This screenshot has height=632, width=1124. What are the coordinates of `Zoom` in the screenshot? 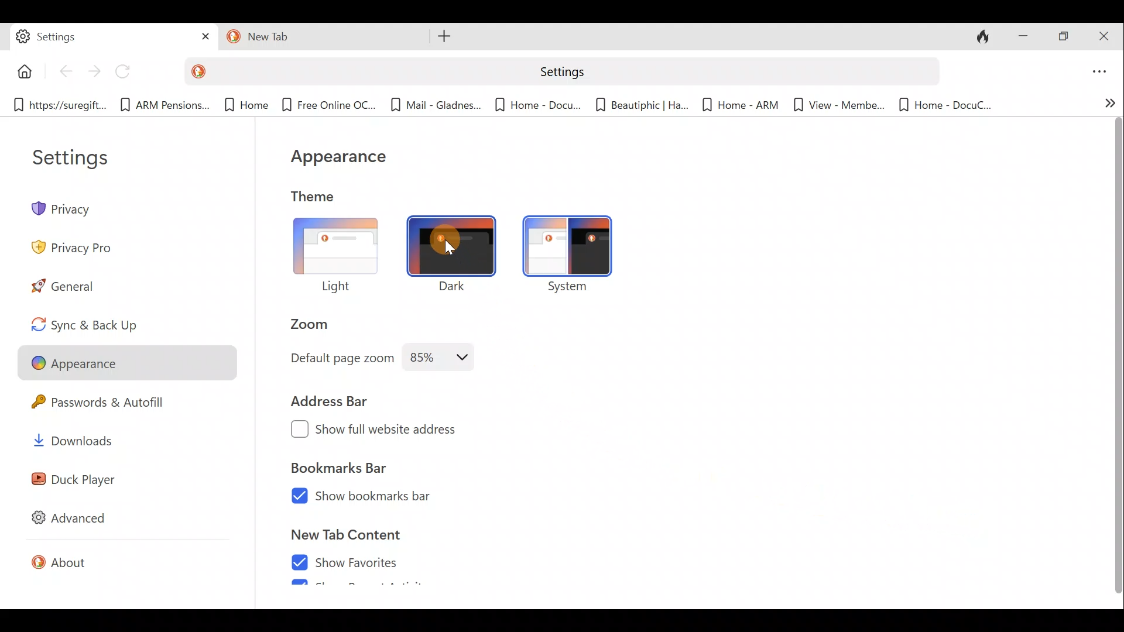 It's located at (316, 325).